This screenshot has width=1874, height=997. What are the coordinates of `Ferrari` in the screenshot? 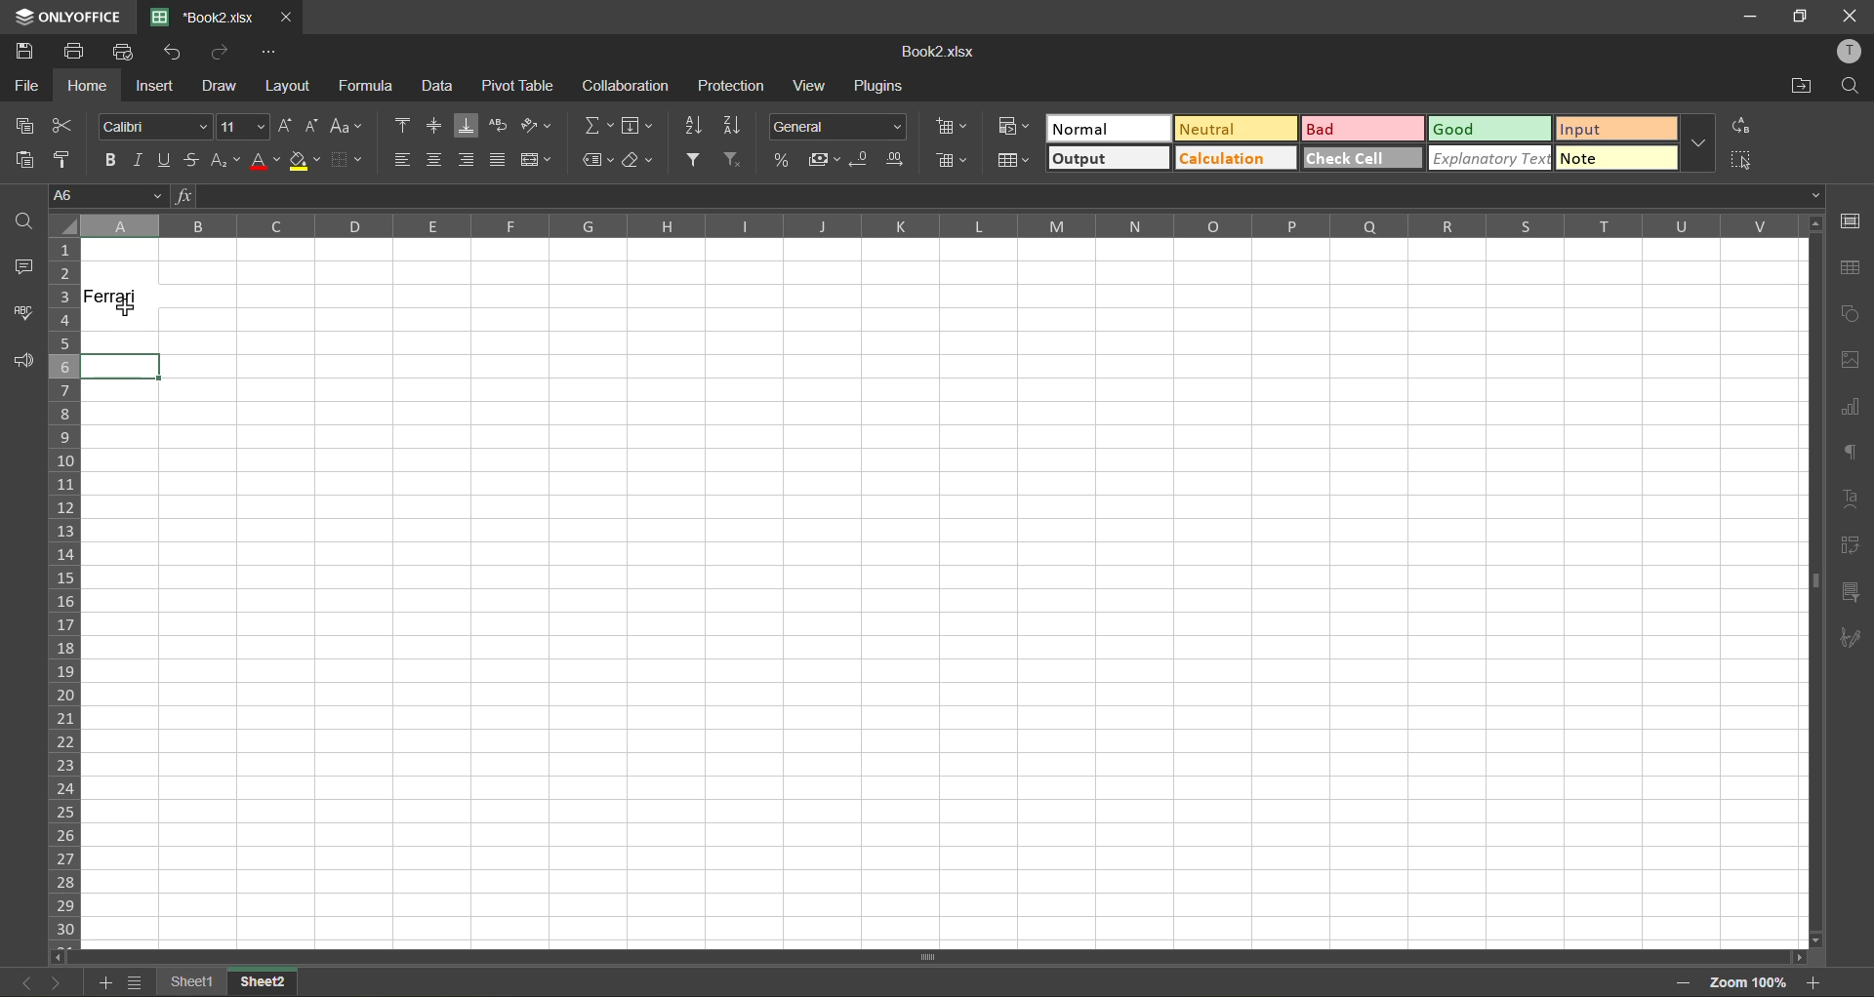 It's located at (115, 297).